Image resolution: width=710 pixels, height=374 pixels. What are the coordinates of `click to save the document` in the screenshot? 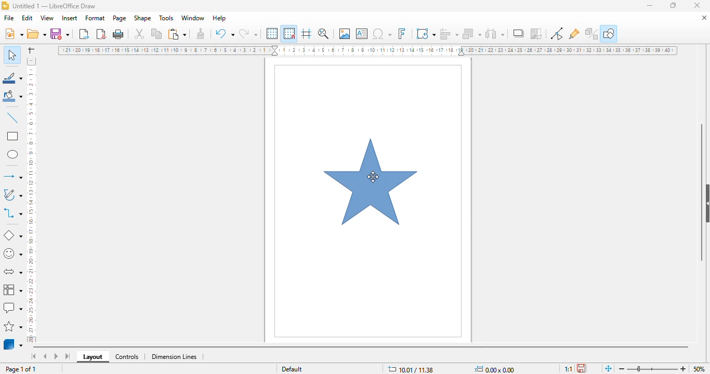 It's located at (581, 368).